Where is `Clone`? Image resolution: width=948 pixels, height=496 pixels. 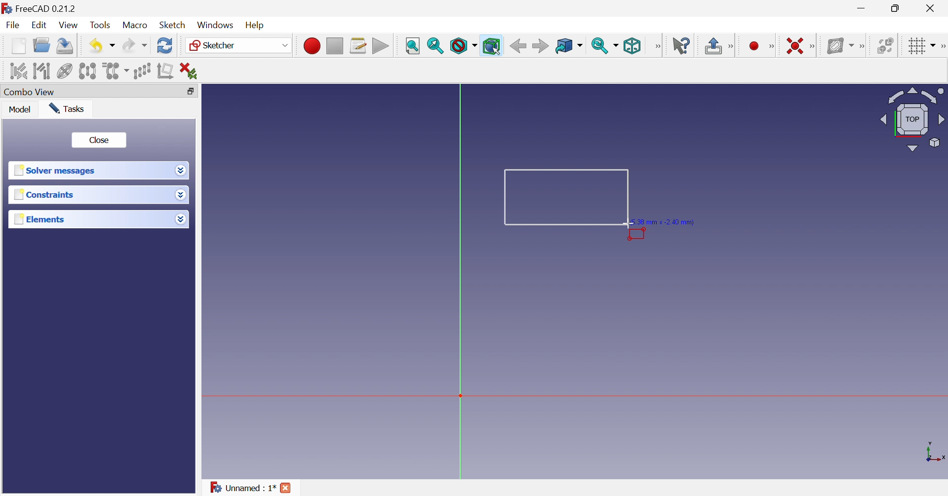
Clone is located at coordinates (115, 71).